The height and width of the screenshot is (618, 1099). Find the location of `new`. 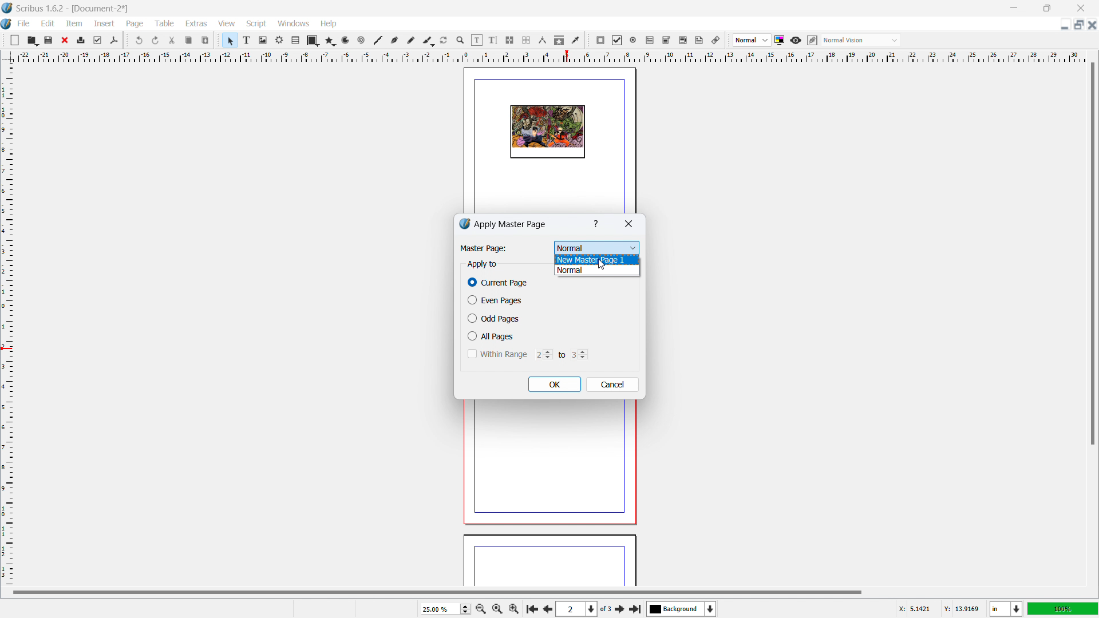

new is located at coordinates (15, 40).